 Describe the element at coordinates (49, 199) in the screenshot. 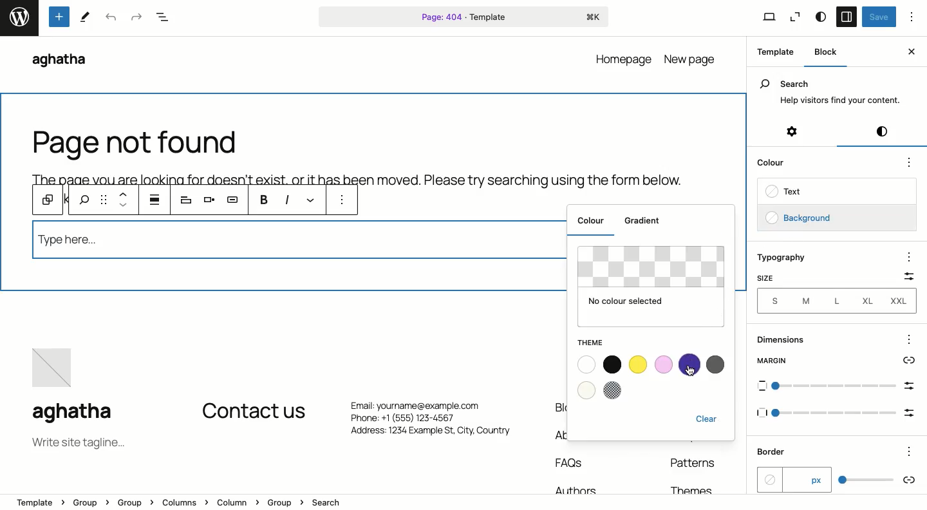

I see `Block` at that location.